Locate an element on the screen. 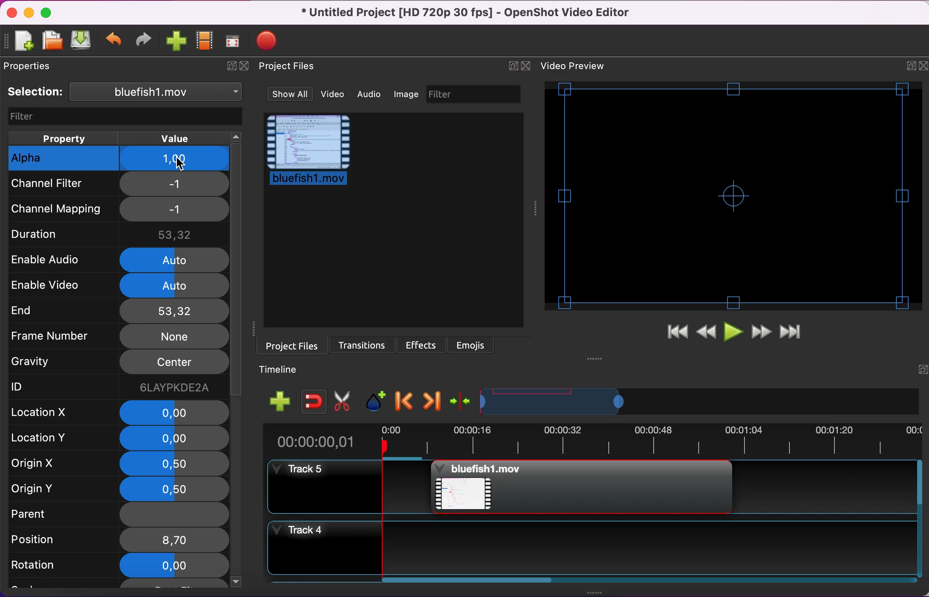 This screenshot has width=929, height=597. -1 is located at coordinates (174, 184).